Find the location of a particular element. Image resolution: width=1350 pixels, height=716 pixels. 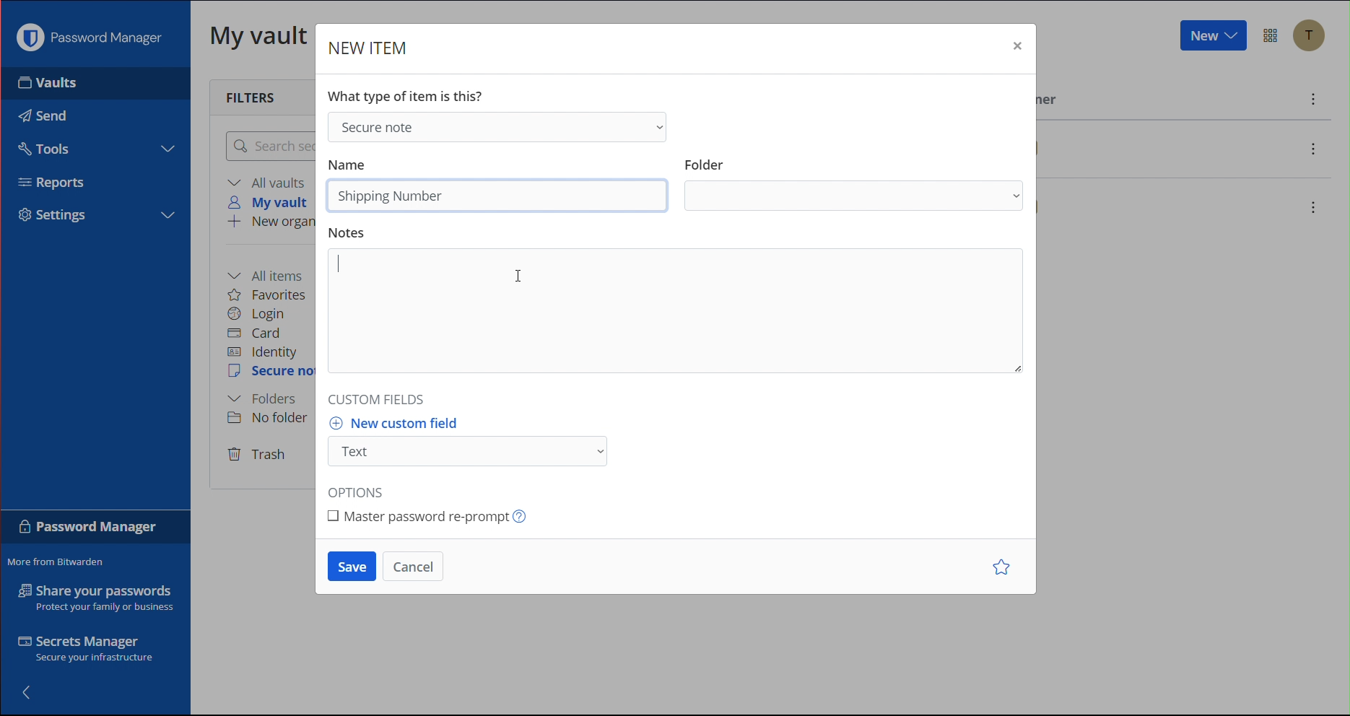

Login is located at coordinates (260, 314).